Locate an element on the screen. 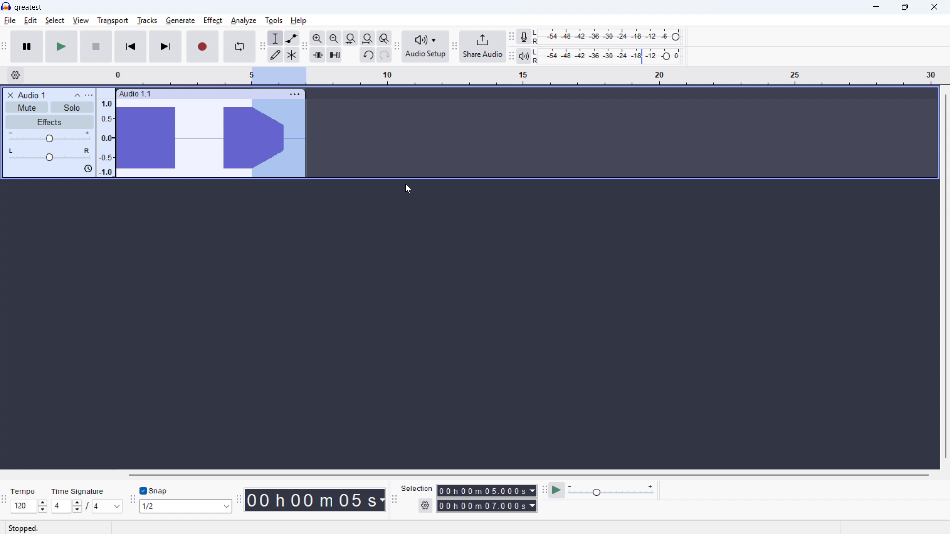 This screenshot has height=534, width=950. stopped is located at coordinates (23, 529).